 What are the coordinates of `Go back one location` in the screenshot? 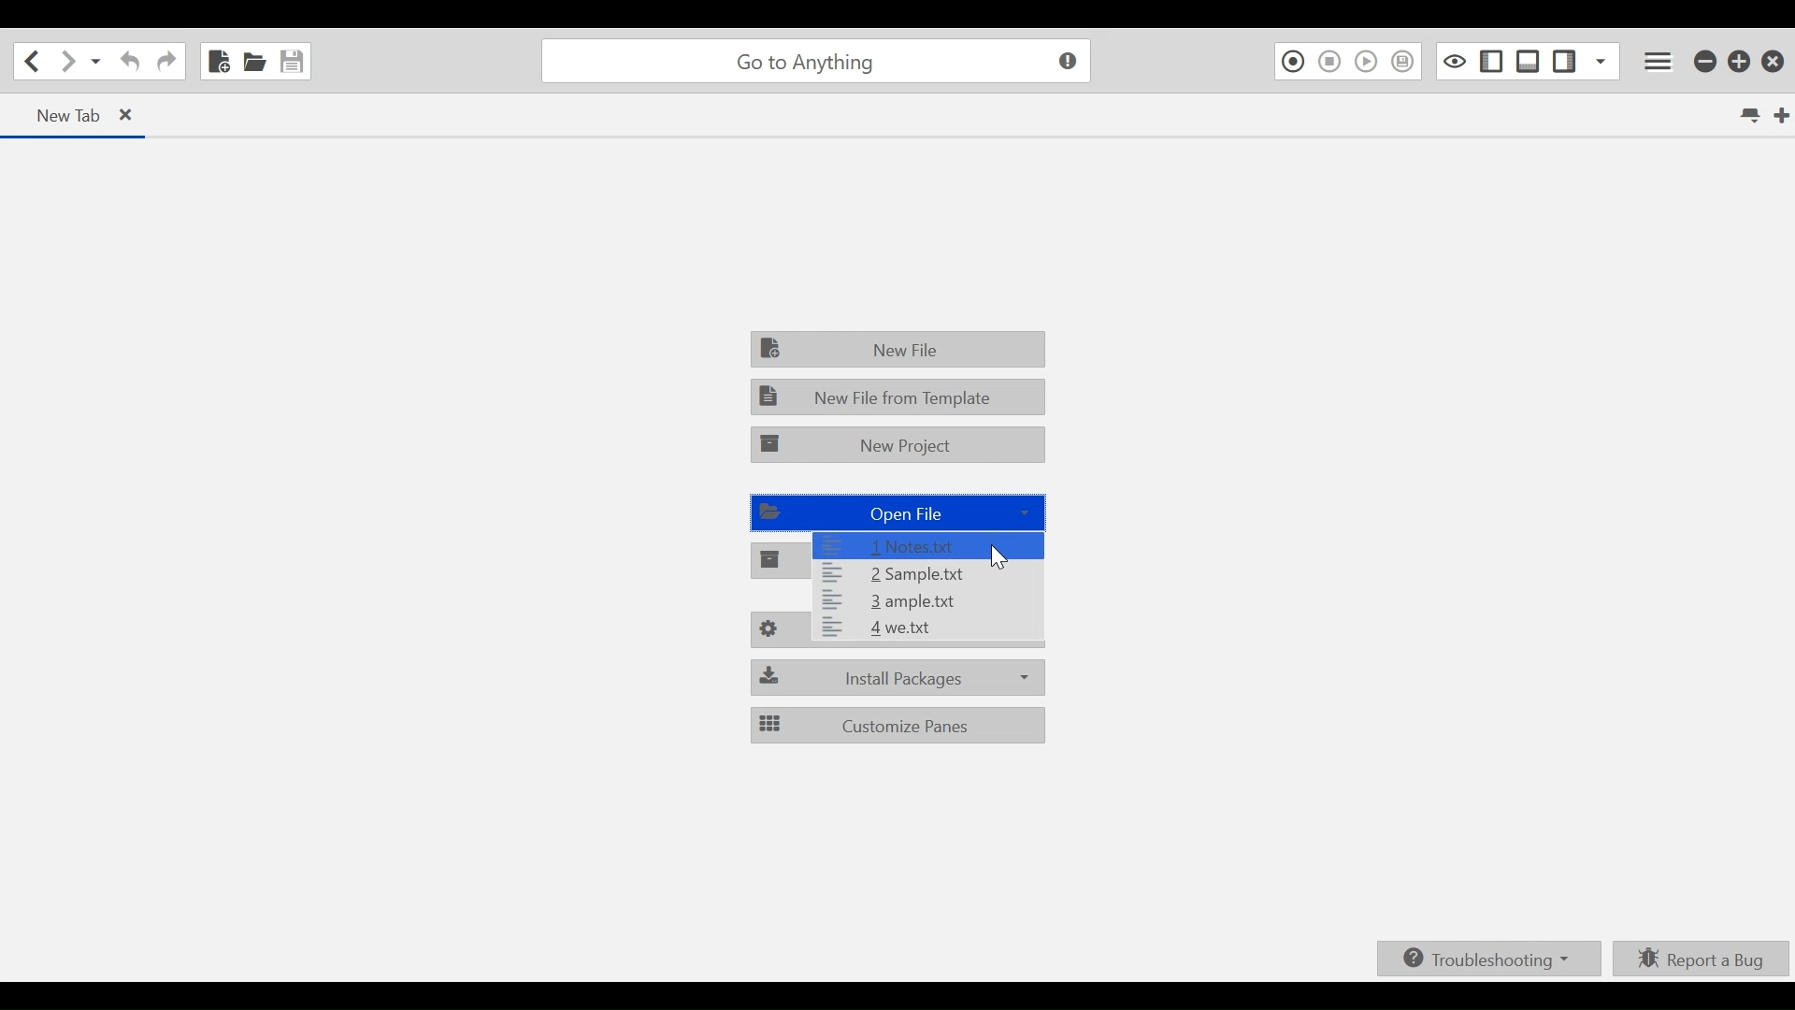 It's located at (35, 61).